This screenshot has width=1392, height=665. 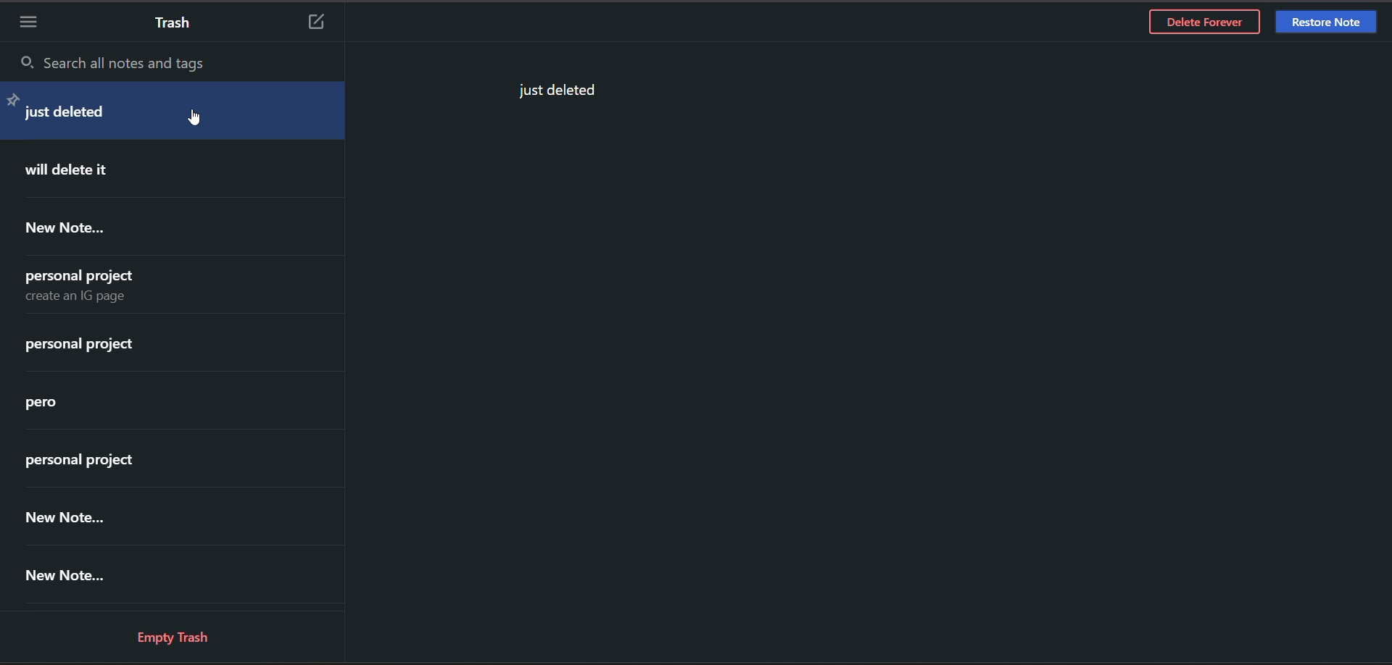 What do you see at coordinates (66, 405) in the screenshot?
I see `deleted note title 6` at bounding box center [66, 405].